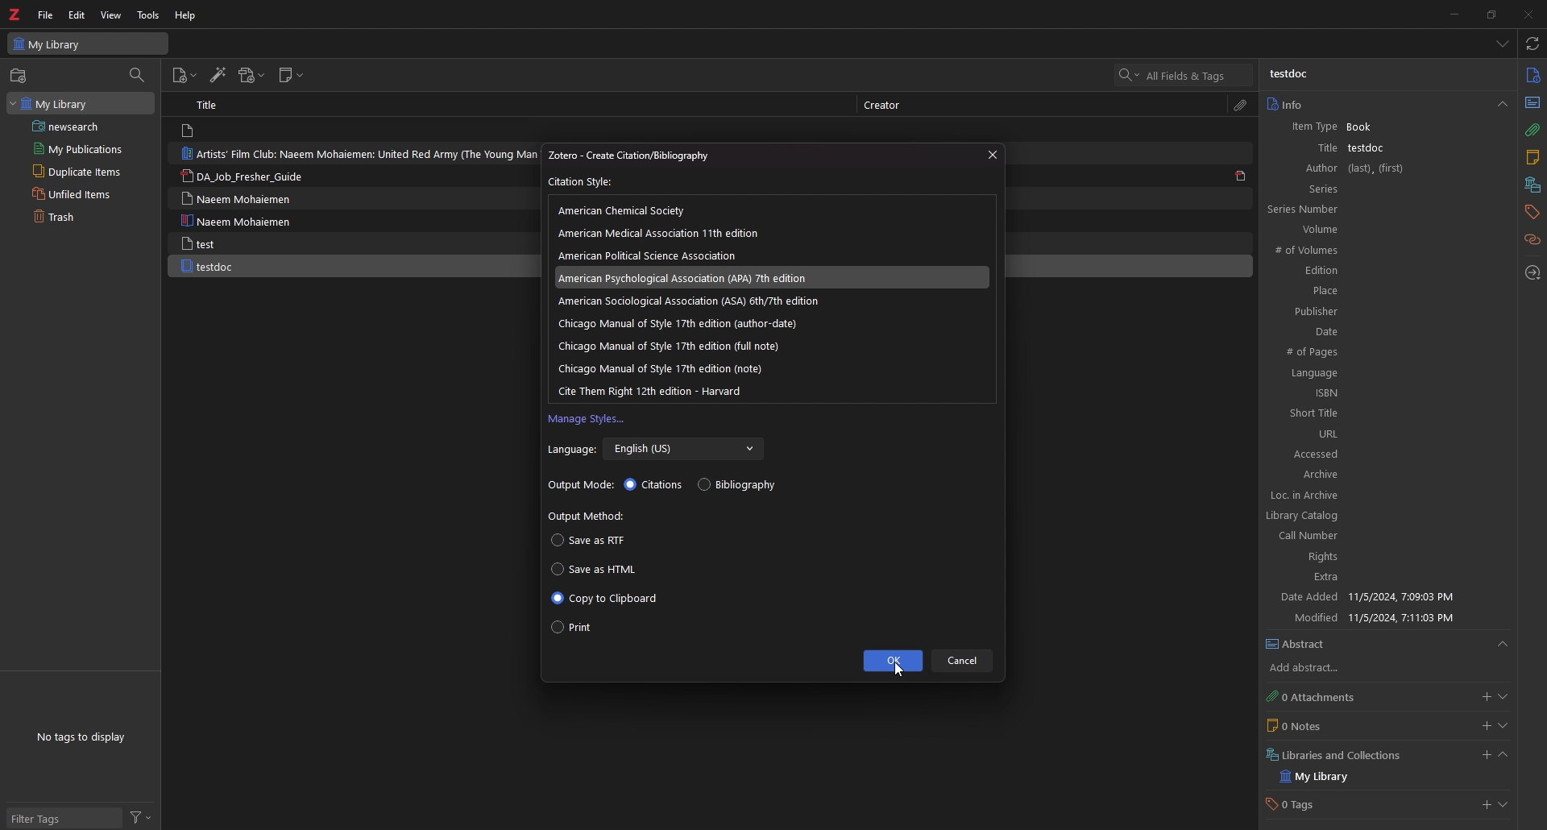  What do you see at coordinates (1379, 353) in the screenshot?
I see `# of Pages` at bounding box center [1379, 353].